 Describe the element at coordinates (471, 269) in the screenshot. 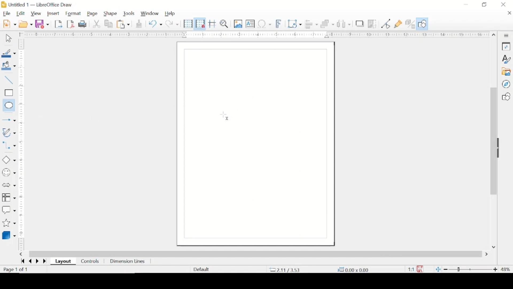

I see `zoom slider` at that location.